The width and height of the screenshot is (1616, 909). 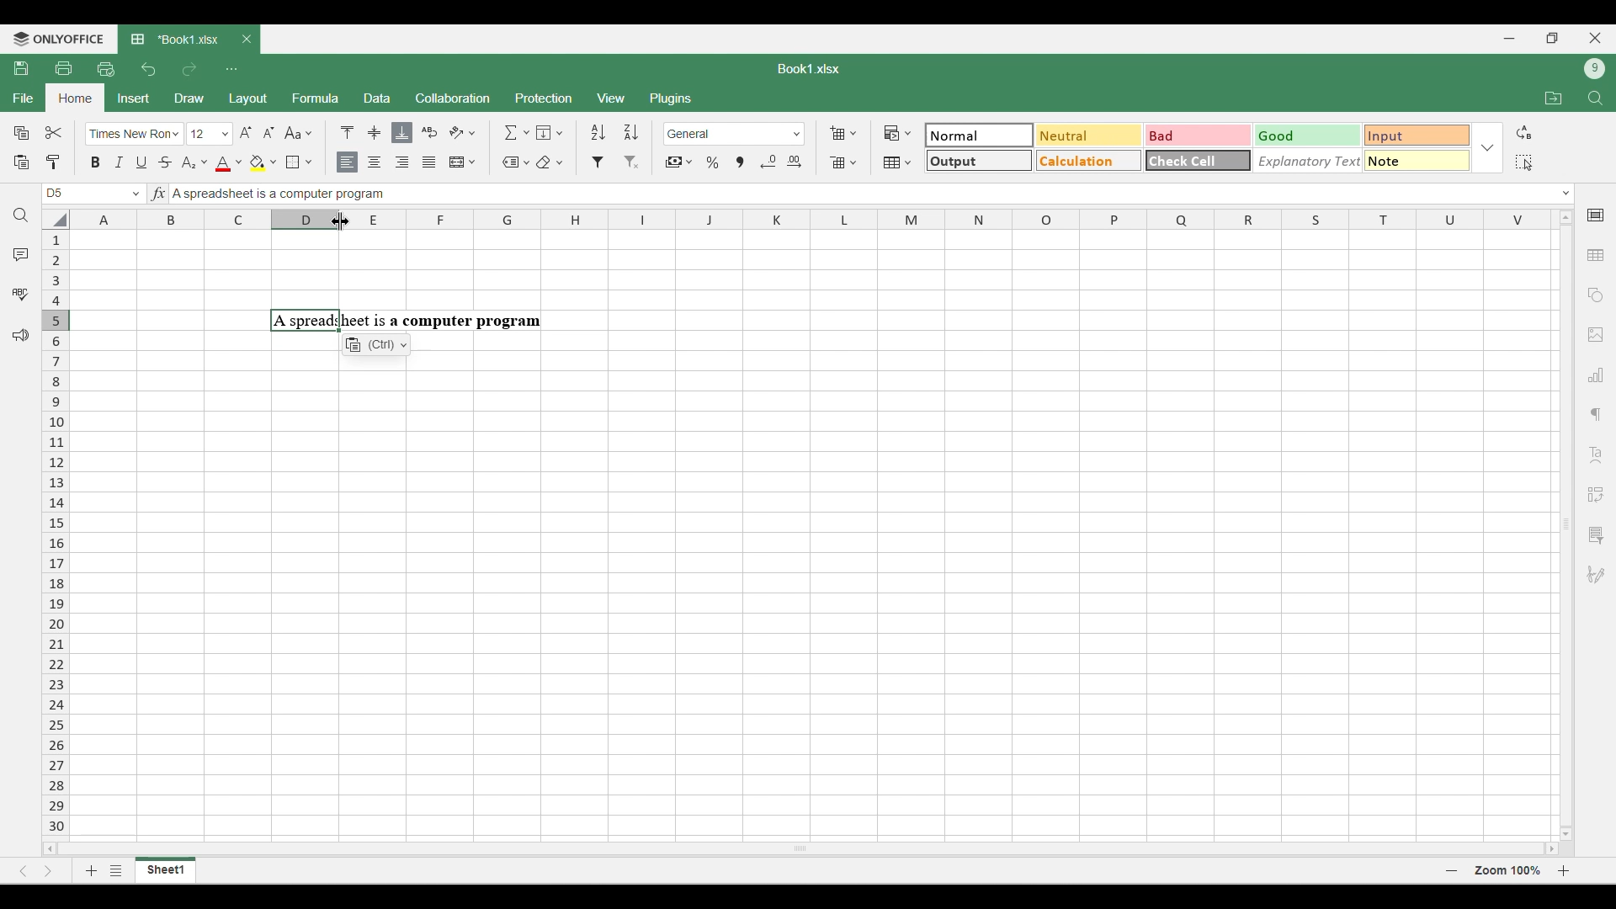 What do you see at coordinates (735, 134) in the screenshot?
I see `Number format options` at bounding box center [735, 134].